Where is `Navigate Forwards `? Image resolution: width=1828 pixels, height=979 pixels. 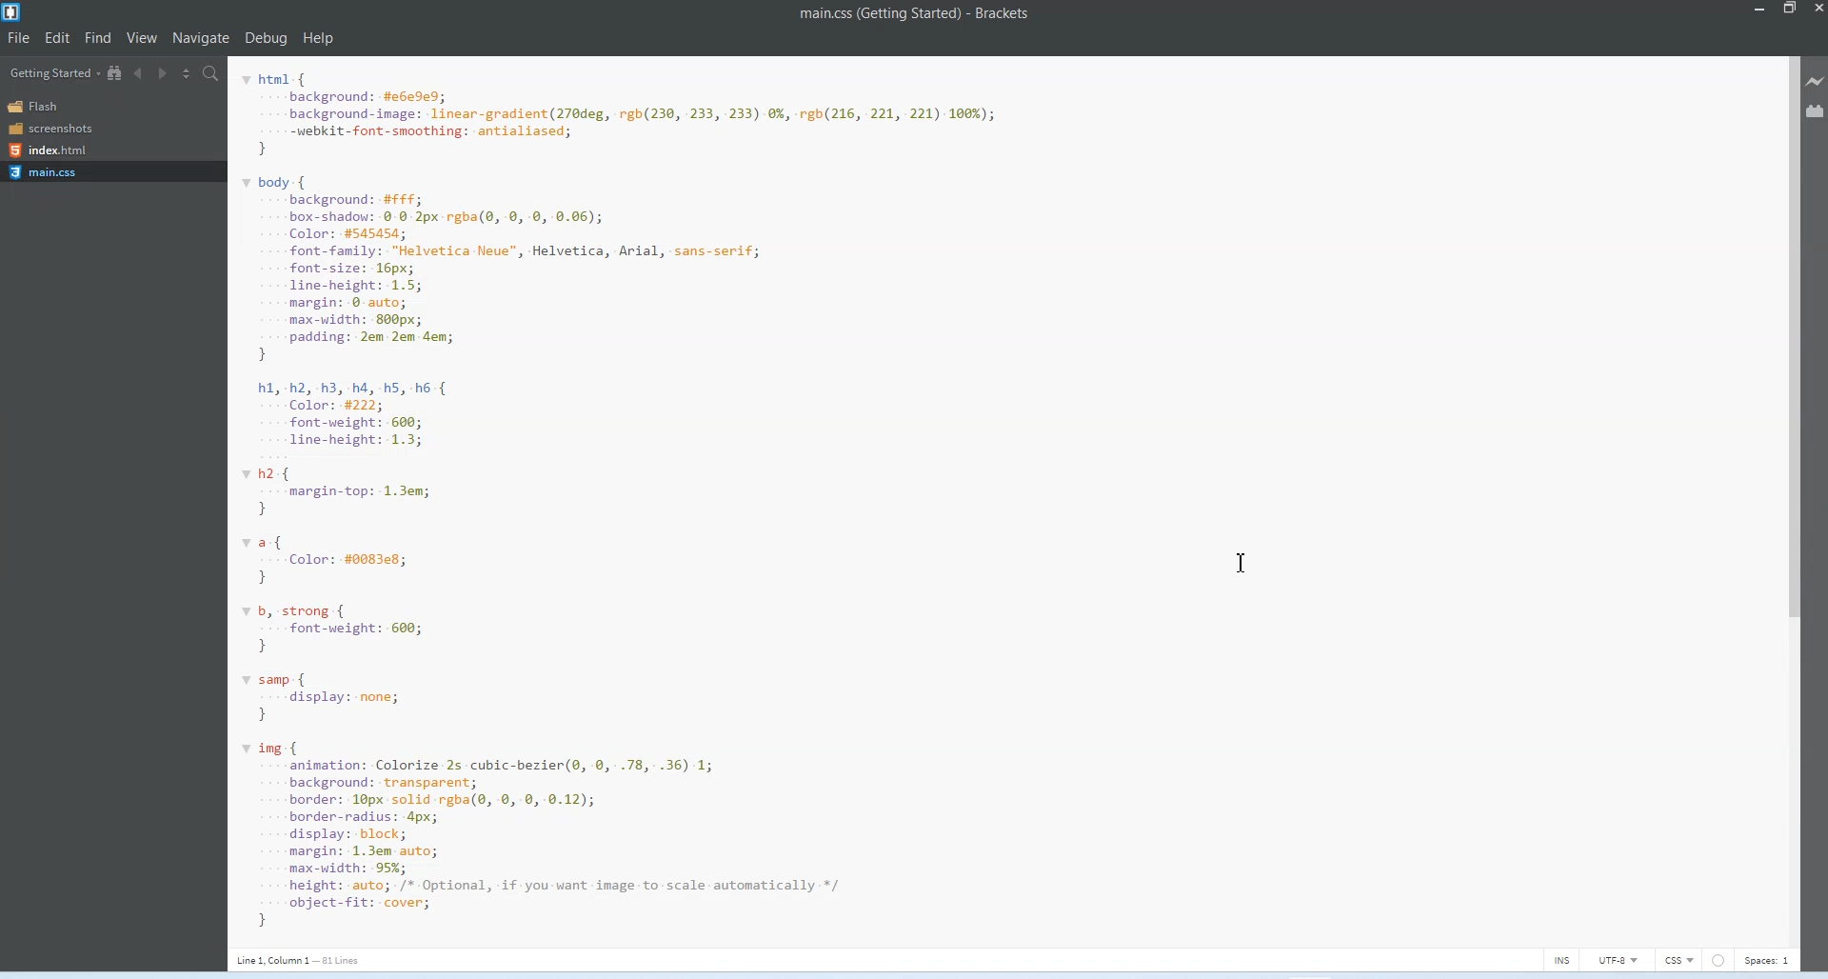
Navigate Forwards  is located at coordinates (163, 72).